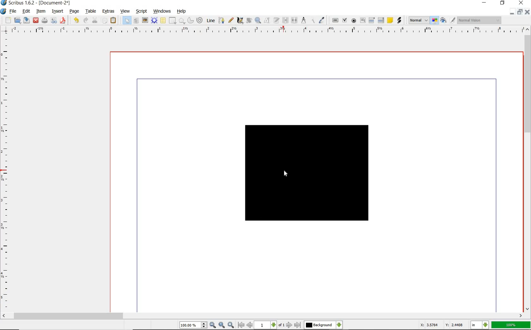  What do you see at coordinates (323, 325) in the screenshot?
I see `select the current layer` at bounding box center [323, 325].